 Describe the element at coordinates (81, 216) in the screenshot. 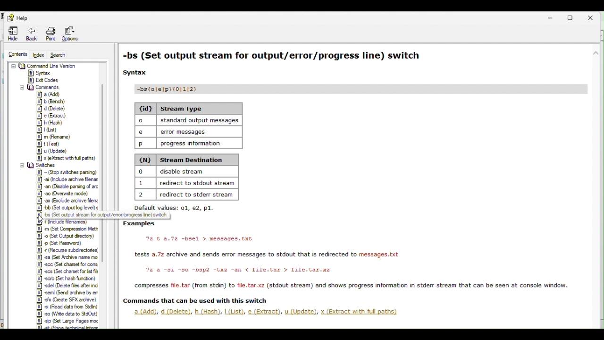

I see `tooltip` at that location.